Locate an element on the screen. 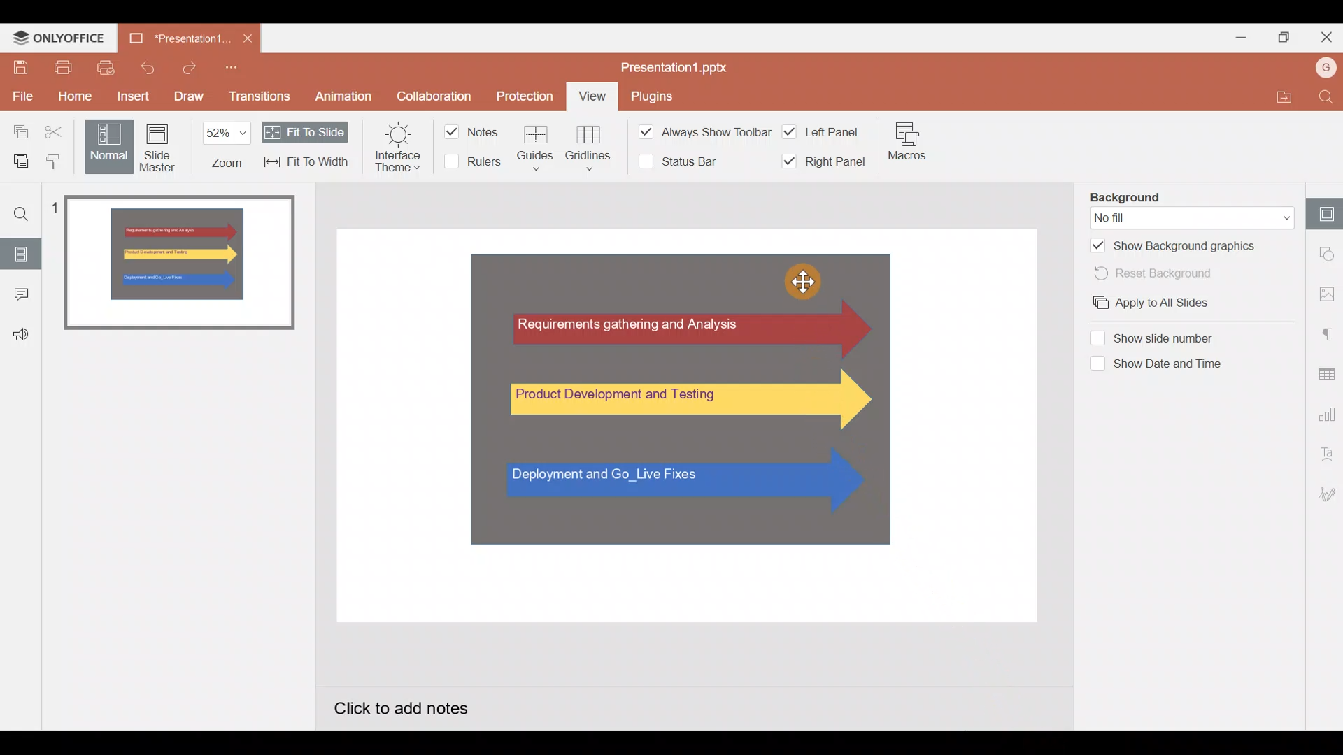 The height and width of the screenshot is (755, 1343). View is located at coordinates (593, 97).